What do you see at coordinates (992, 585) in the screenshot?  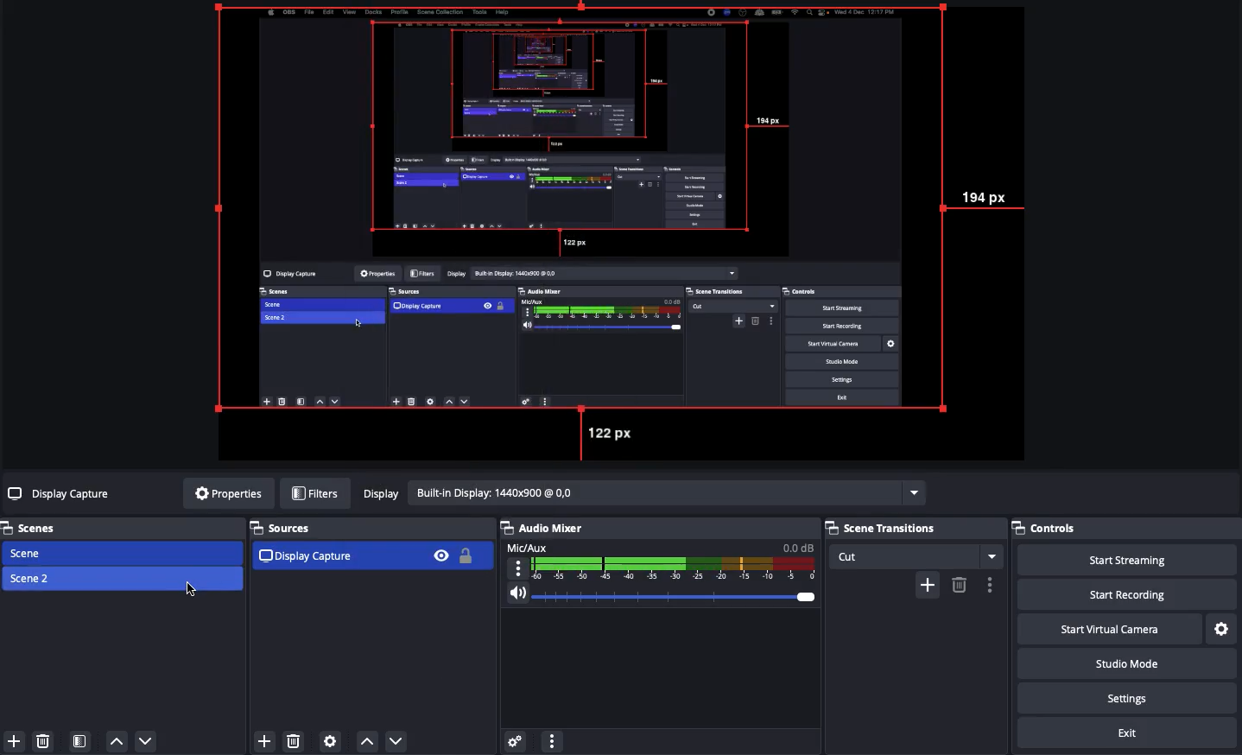 I see `more options` at bounding box center [992, 585].